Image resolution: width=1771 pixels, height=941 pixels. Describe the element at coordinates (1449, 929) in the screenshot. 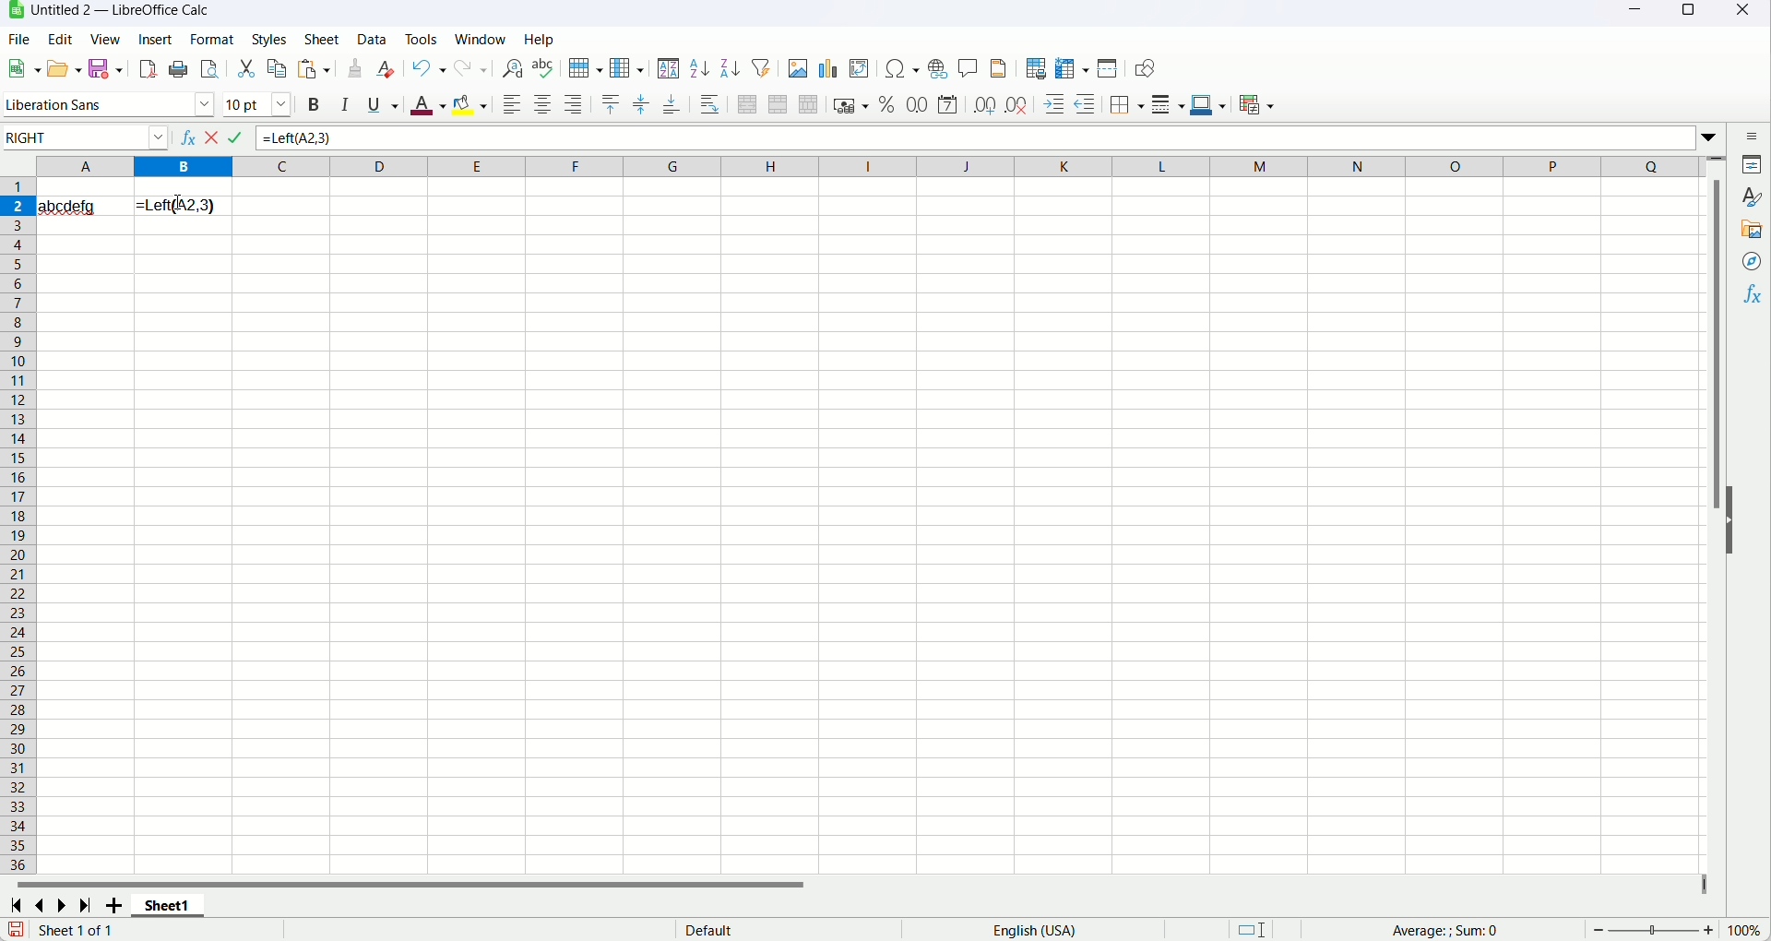

I see `average:; sum:0` at that location.